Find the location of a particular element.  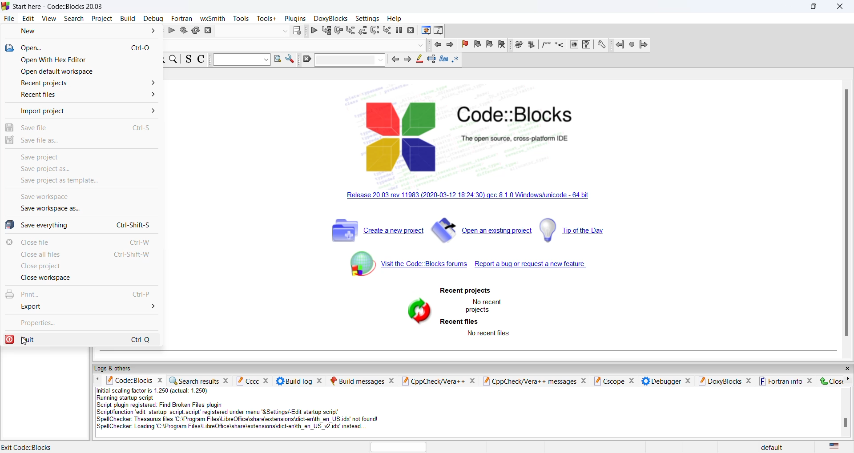

debug is located at coordinates (153, 19).